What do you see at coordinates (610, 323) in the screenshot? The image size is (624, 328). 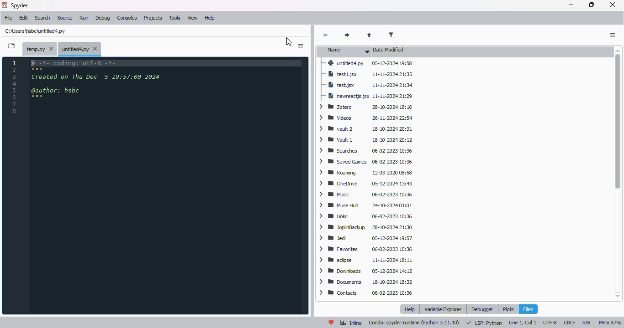 I see `Mem 87%` at bounding box center [610, 323].